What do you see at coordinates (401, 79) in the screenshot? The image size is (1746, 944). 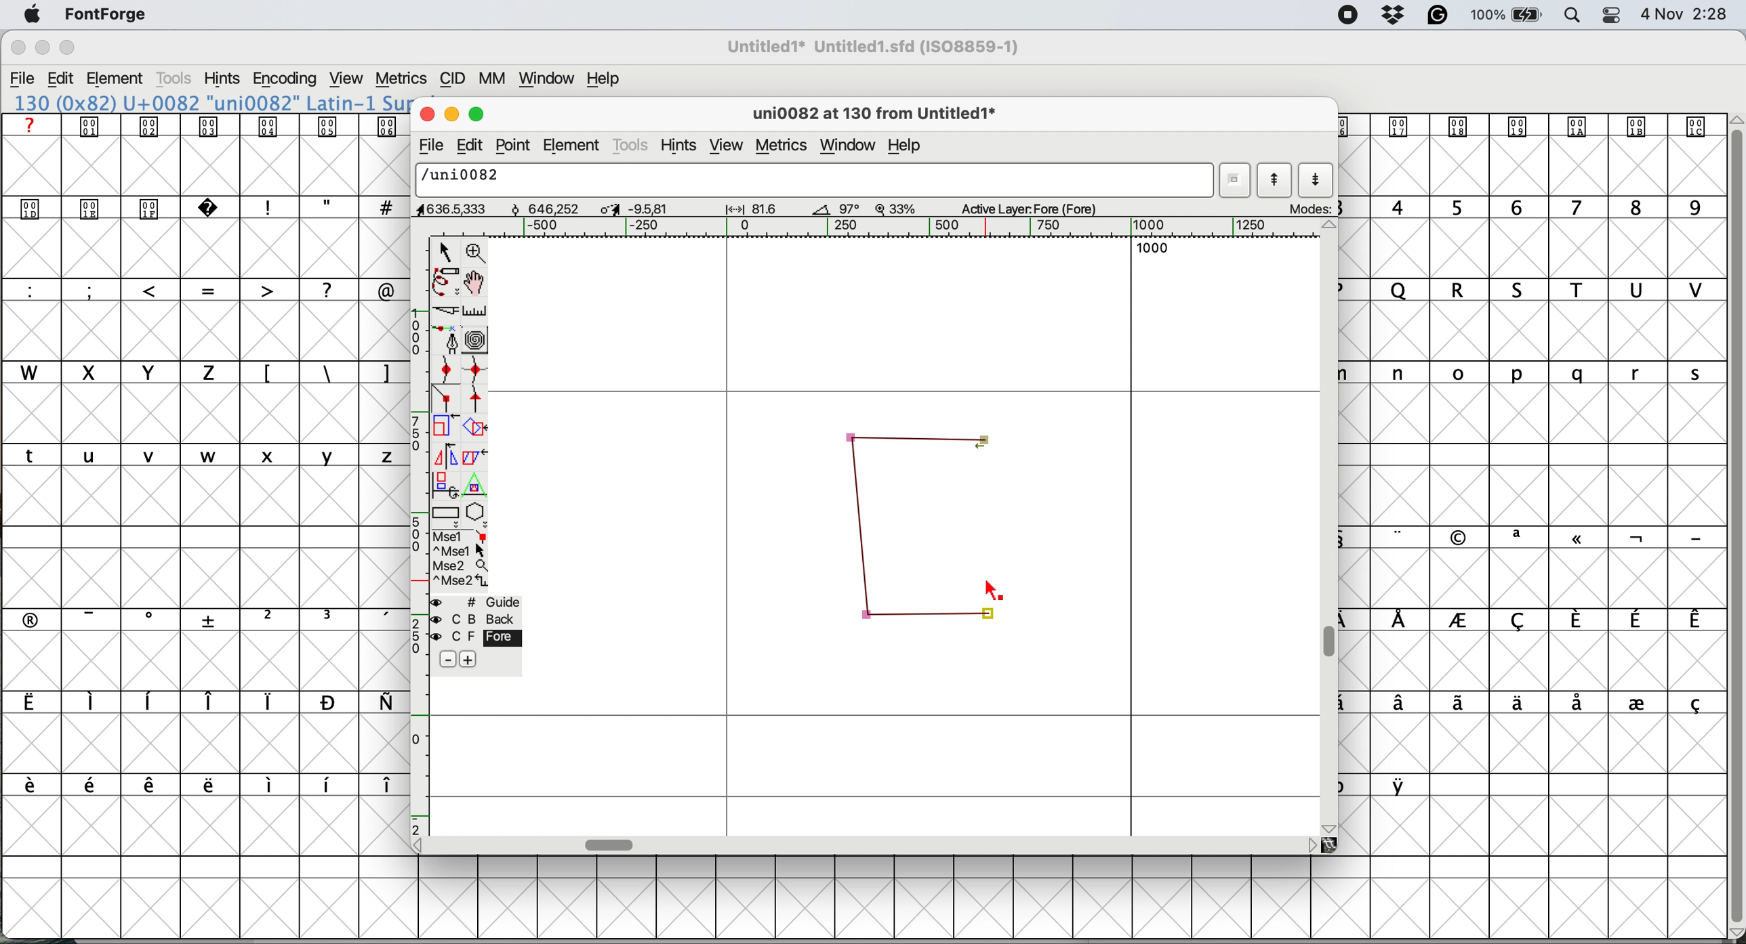 I see `metrics` at bounding box center [401, 79].